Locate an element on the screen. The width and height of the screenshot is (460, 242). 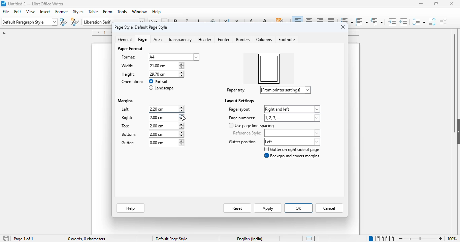
right:  is located at coordinates (127, 117).